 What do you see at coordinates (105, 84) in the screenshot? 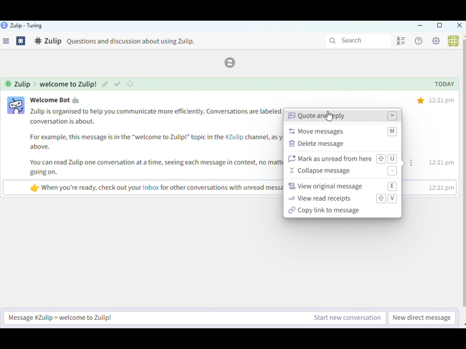
I see `edit` at bounding box center [105, 84].